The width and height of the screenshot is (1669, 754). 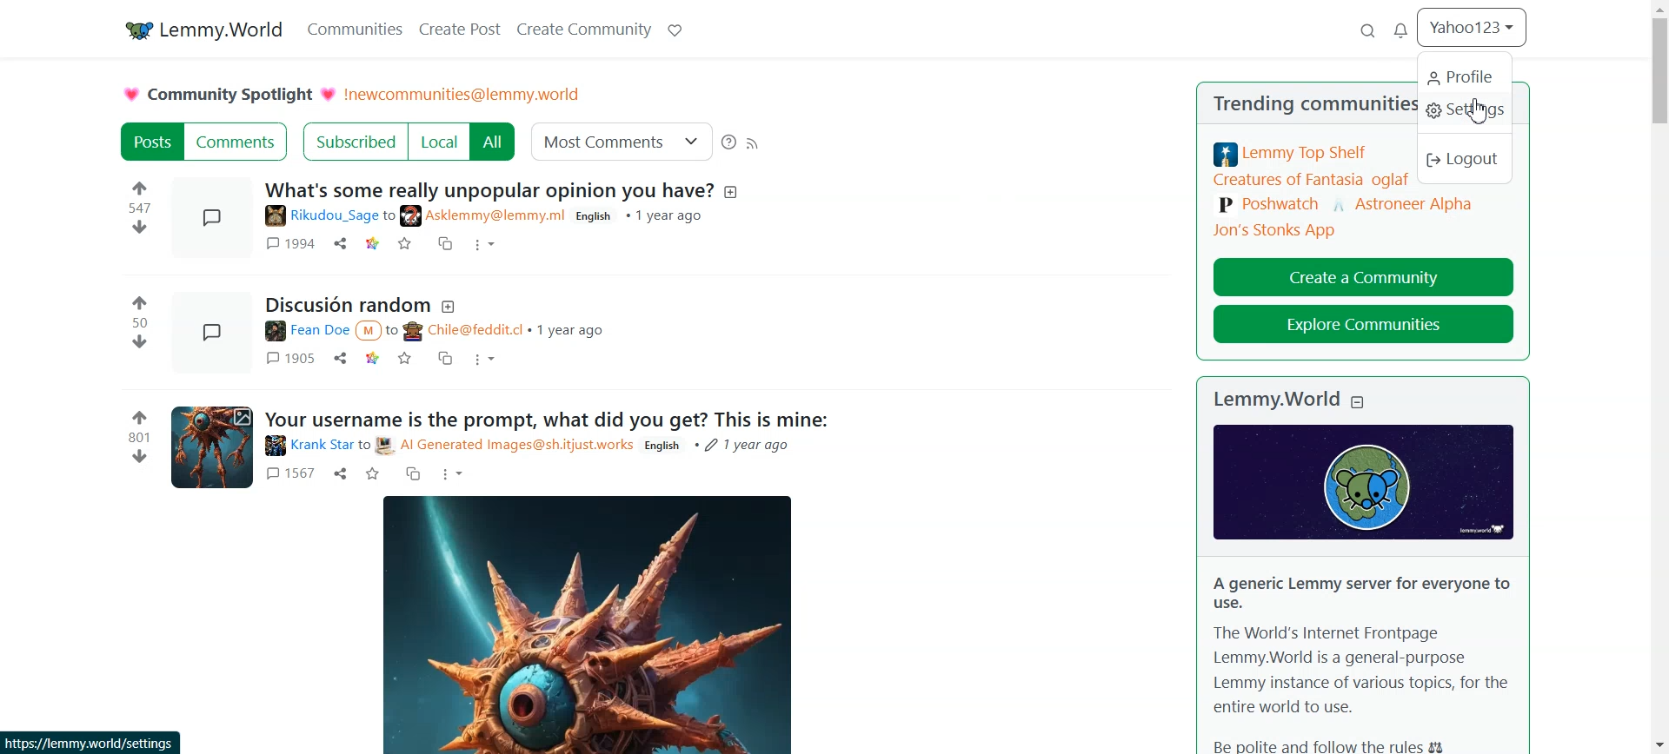 I want to click on more actions, so click(x=485, y=362).